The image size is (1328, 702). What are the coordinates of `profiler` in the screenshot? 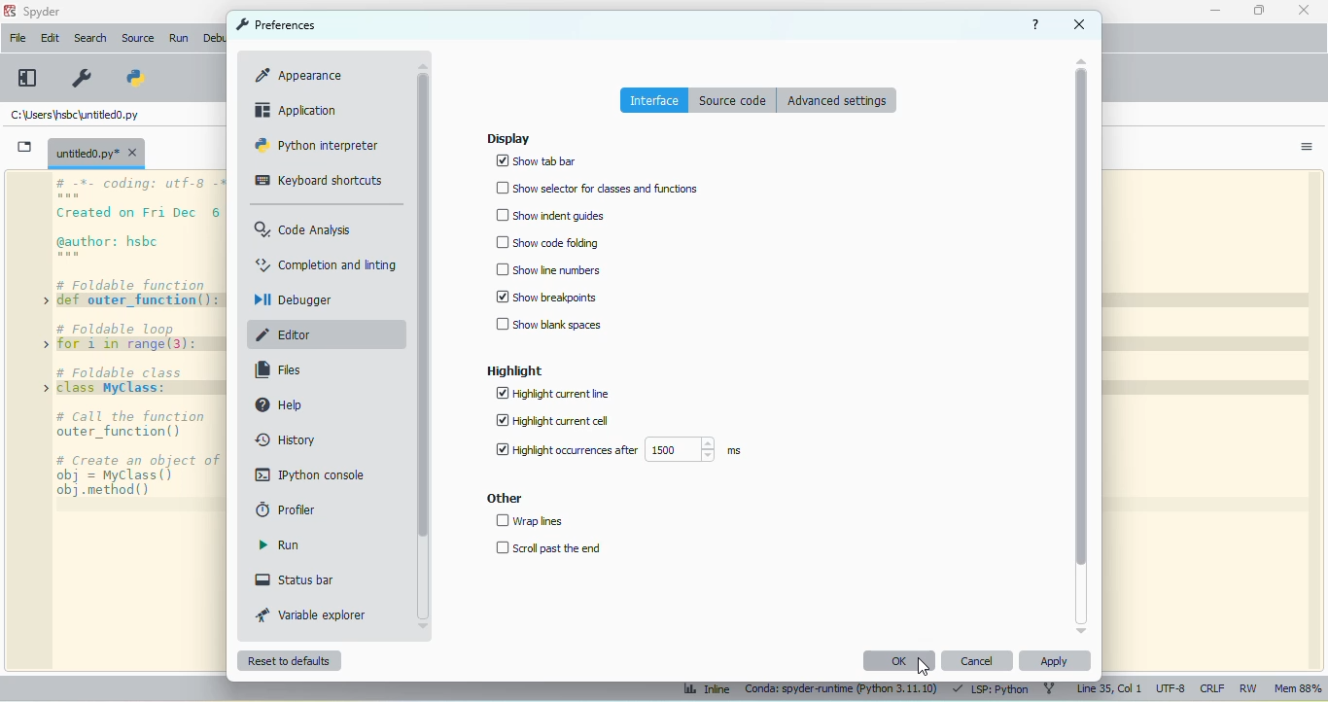 It's located at (285, 509).